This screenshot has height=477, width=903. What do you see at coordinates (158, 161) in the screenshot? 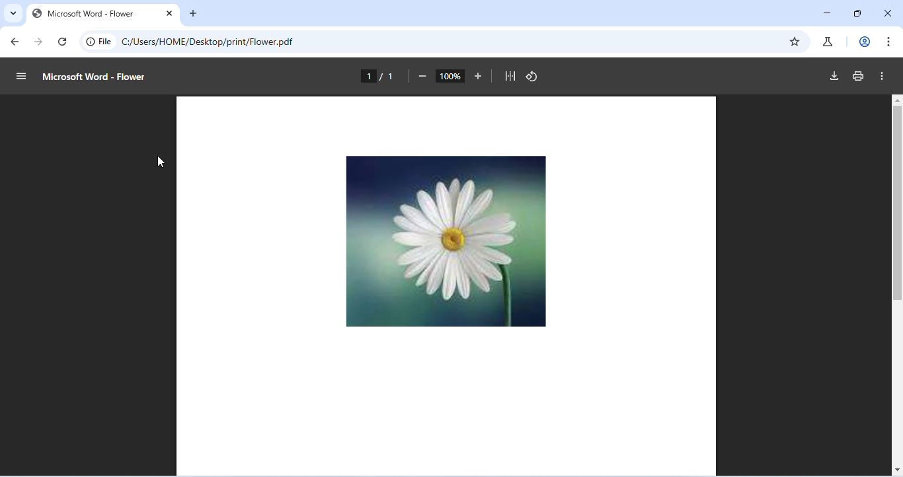
I see `cursor` at bounding box center [158, 161].